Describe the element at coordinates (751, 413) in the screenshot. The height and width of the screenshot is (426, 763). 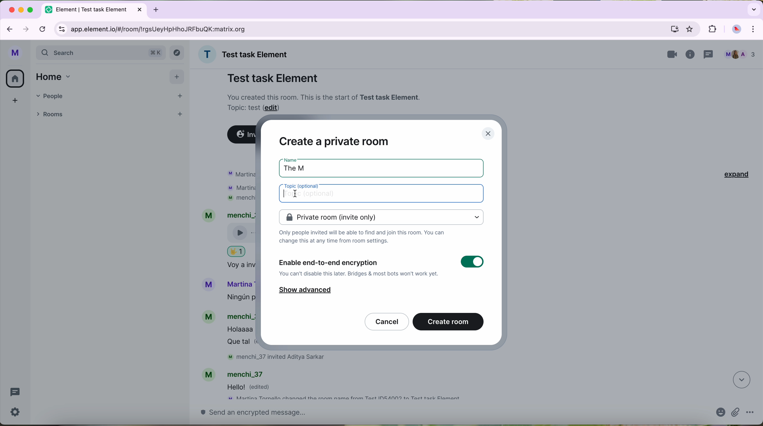
I see `more options` at that location.